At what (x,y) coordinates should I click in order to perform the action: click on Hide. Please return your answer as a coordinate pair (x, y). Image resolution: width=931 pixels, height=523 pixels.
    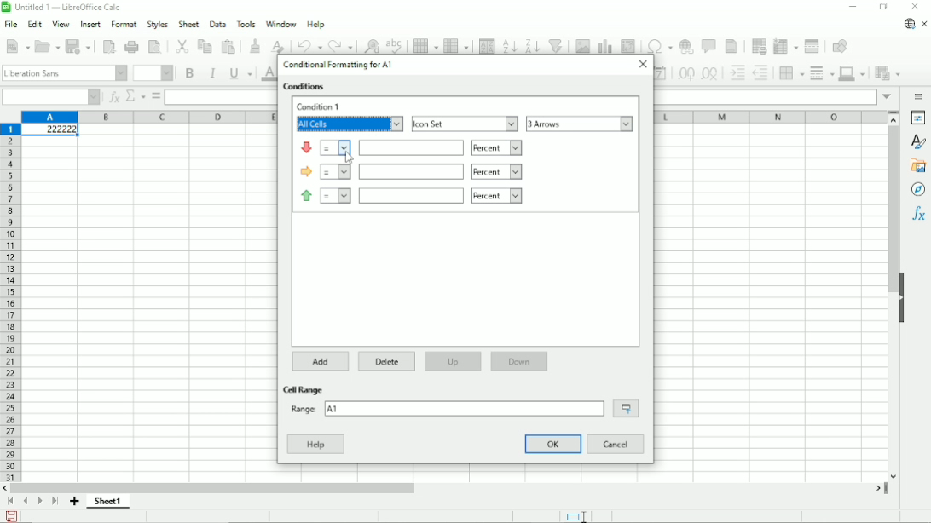
    Looking at the image, I should click on (901, 296).